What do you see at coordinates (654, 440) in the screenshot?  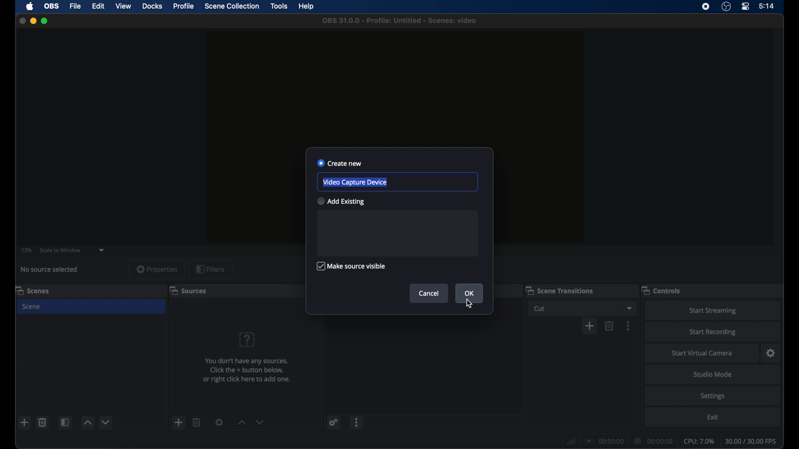 I see `duration` at bounding box center [654, 440].